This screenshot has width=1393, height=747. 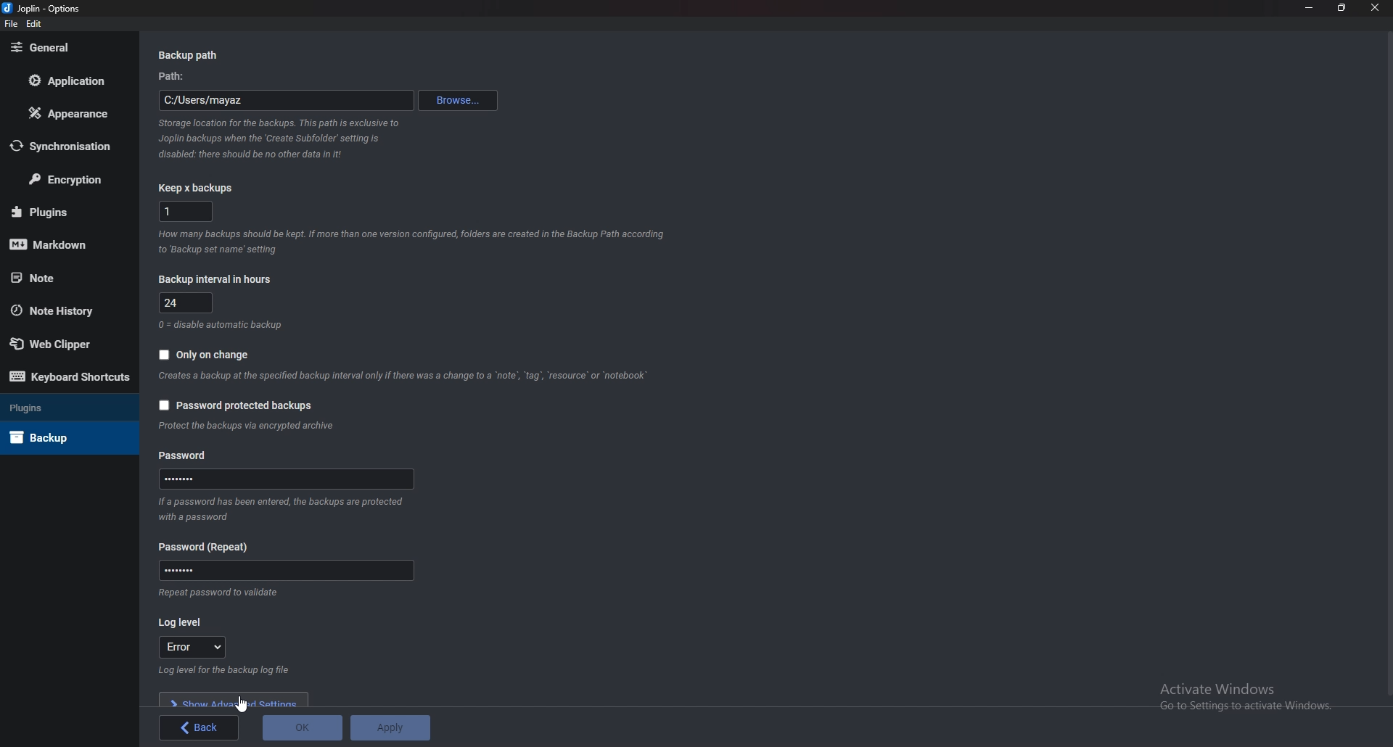 What do you see at coordinates (1344, 7) in the screenshot?
I see `Resize` at bounding box center [1344, 7].